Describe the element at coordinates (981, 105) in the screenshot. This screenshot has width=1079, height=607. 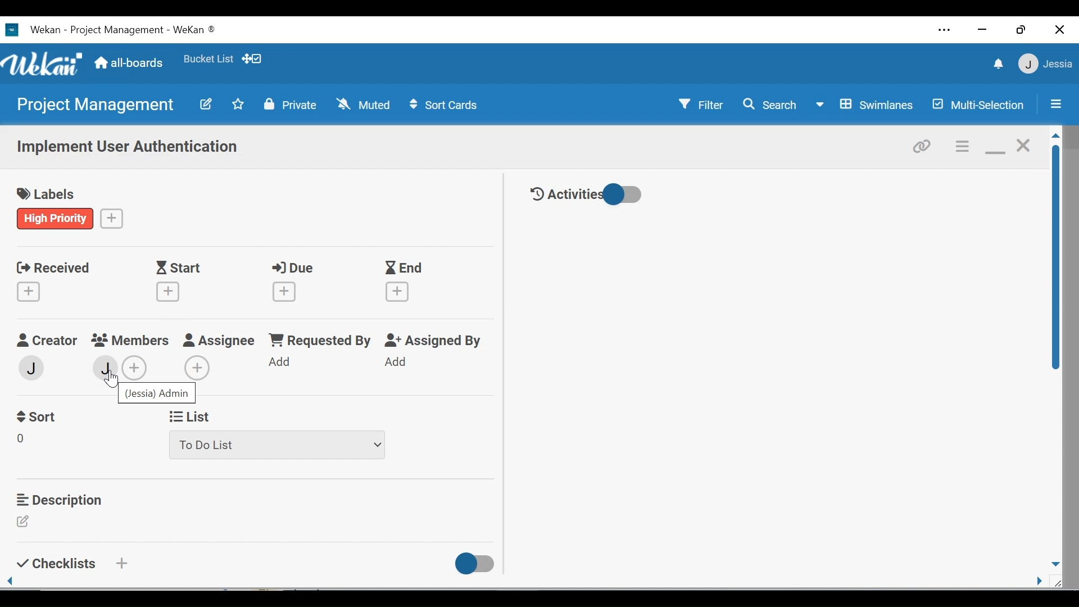
I see `Multi-Selection` at that location.